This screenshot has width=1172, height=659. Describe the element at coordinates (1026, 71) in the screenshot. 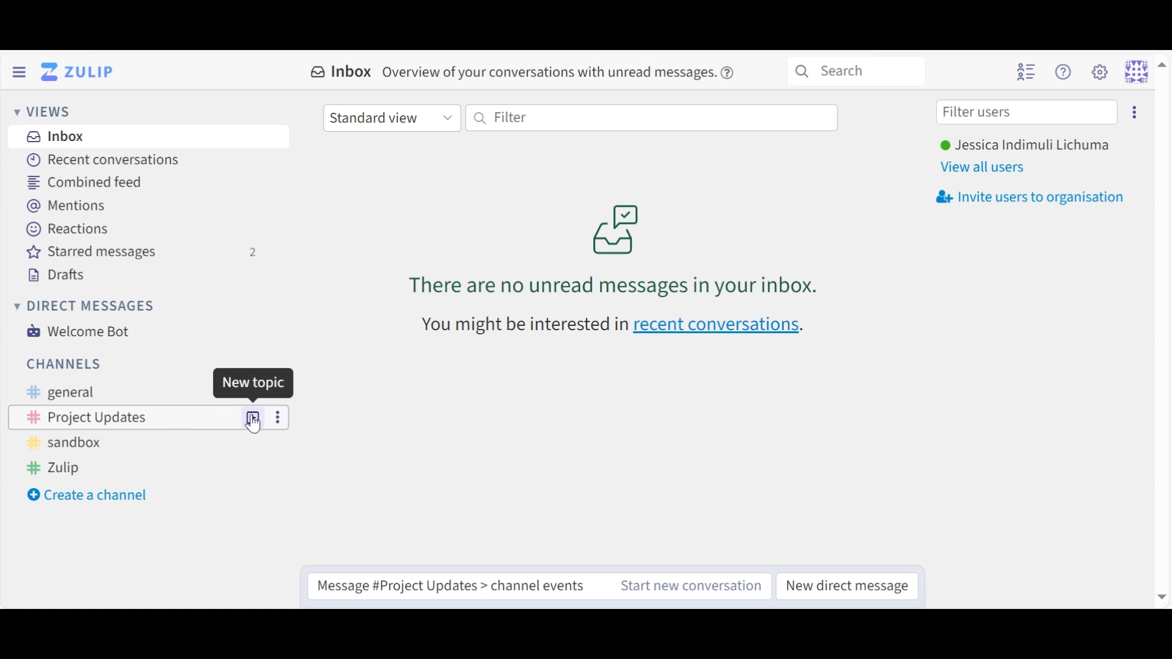

I see `Hide user list` at that location.